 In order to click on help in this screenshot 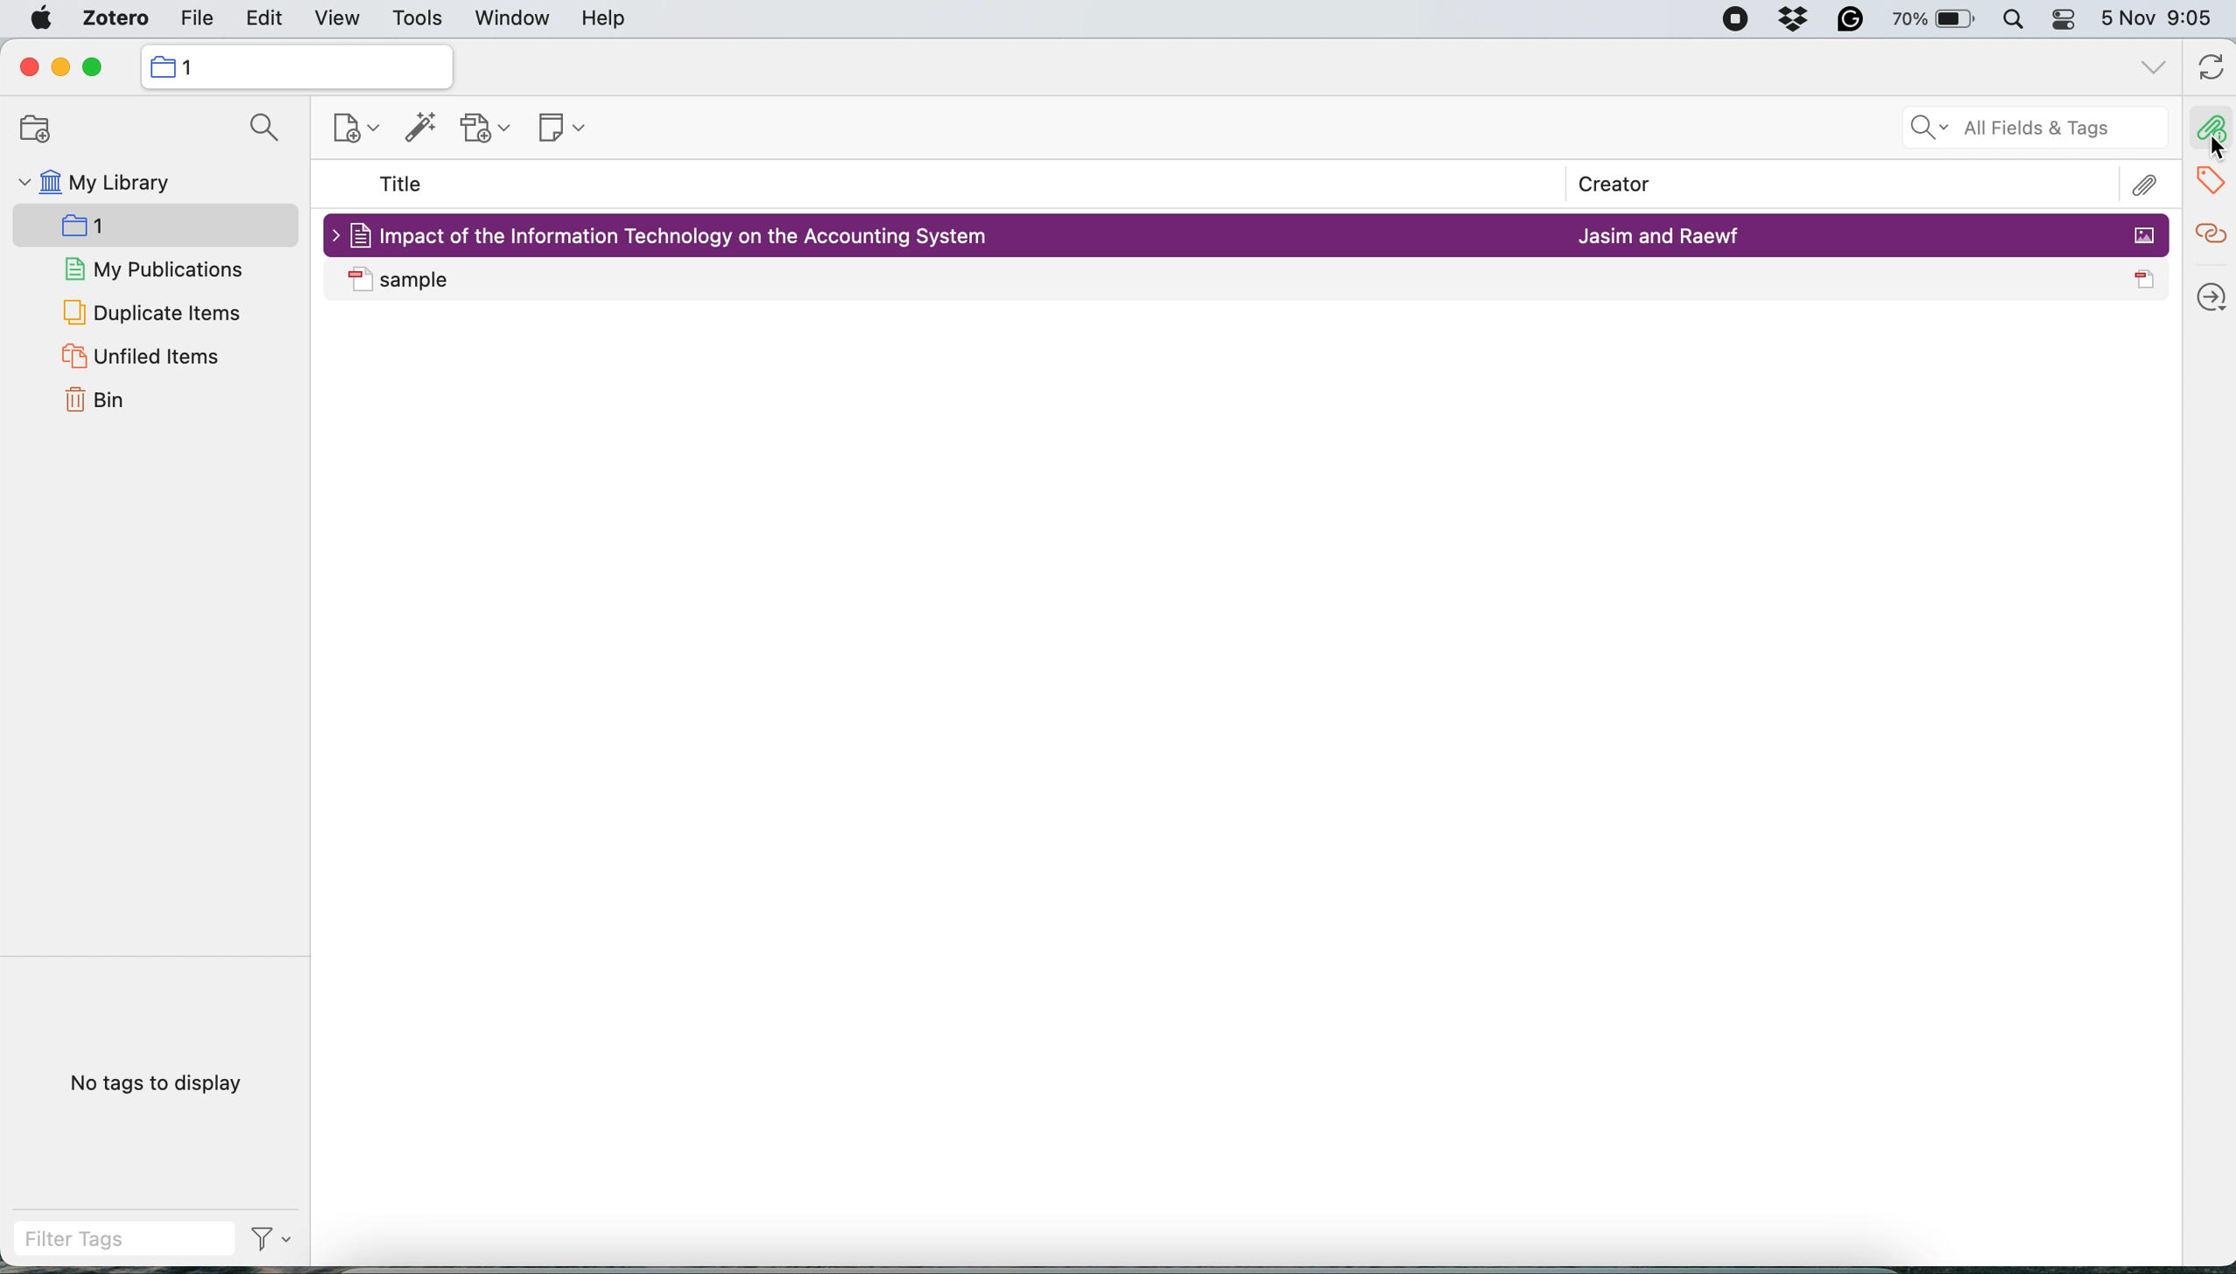, I will do `click(603, 19)`.